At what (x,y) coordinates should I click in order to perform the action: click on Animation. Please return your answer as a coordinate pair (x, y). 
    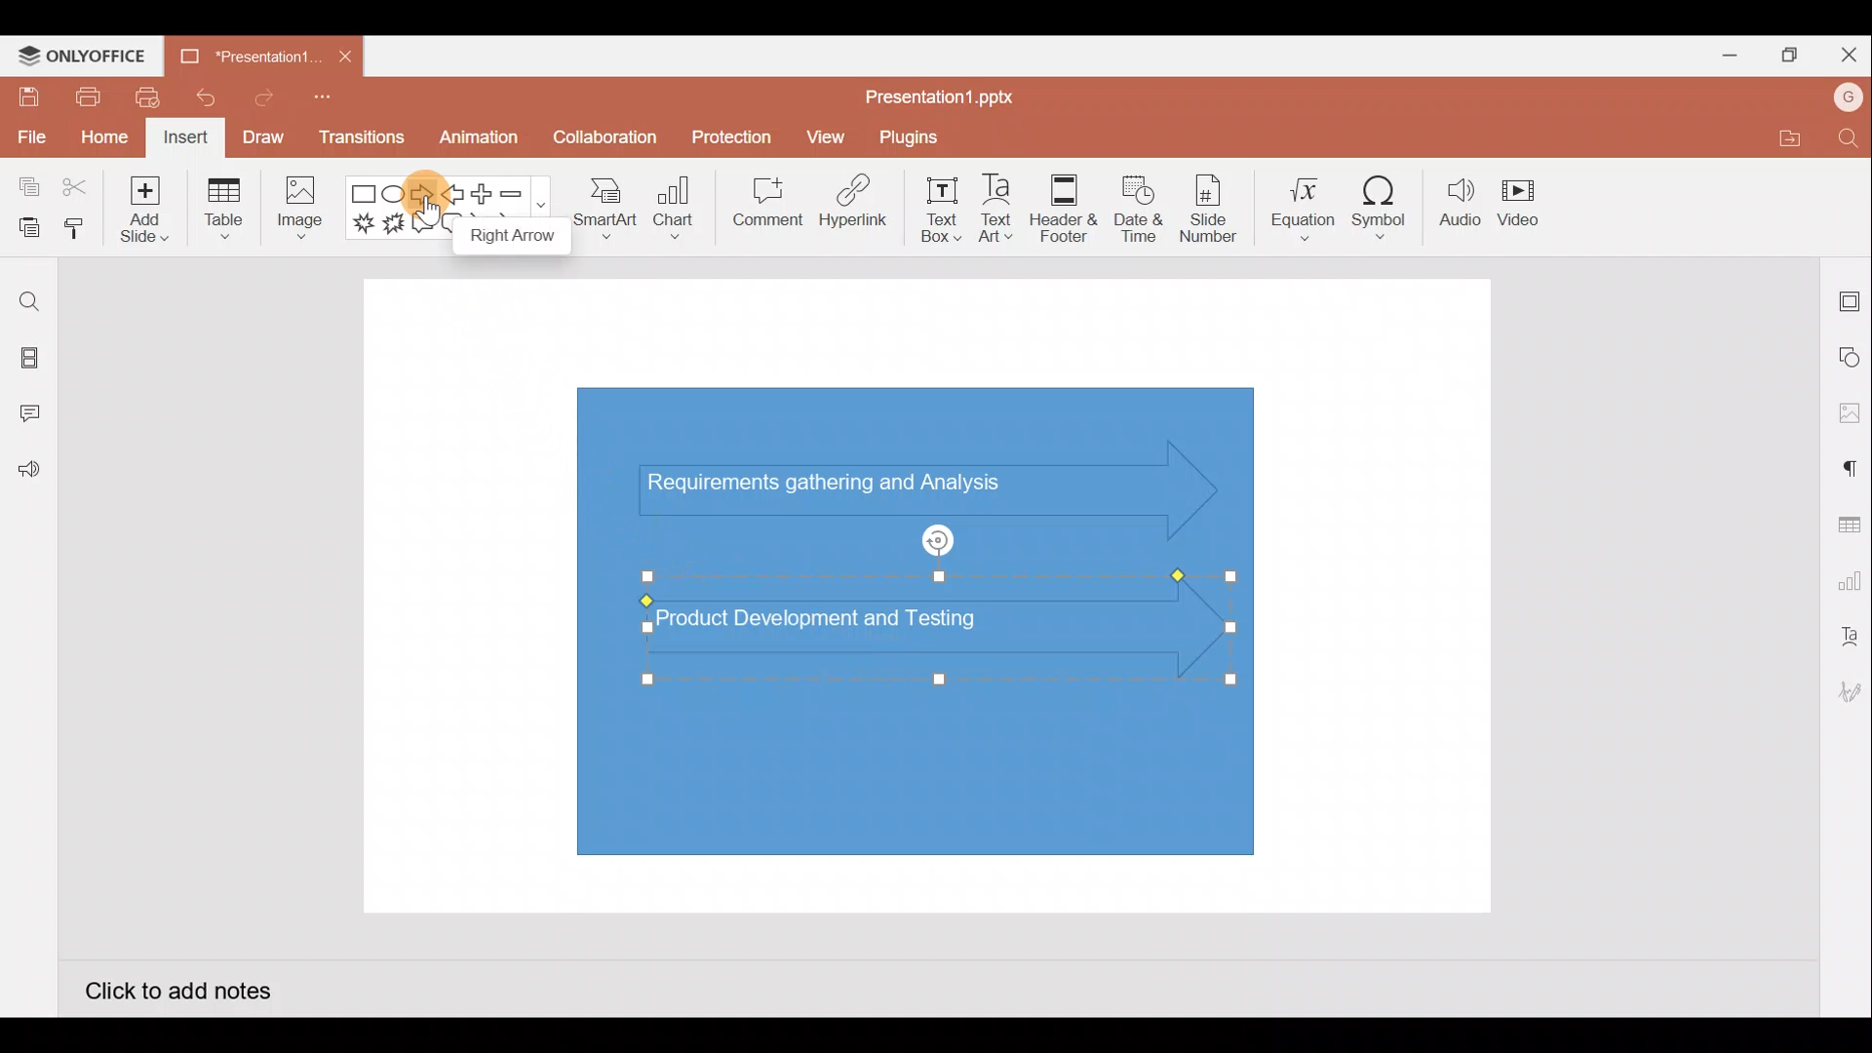
    Looking at the image, I should click on (481, 142).